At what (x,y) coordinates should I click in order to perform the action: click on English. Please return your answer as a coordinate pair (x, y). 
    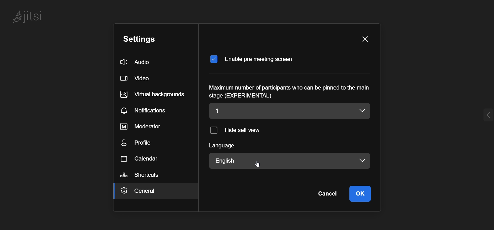
    Looking at the image, I should click on (223, 160).